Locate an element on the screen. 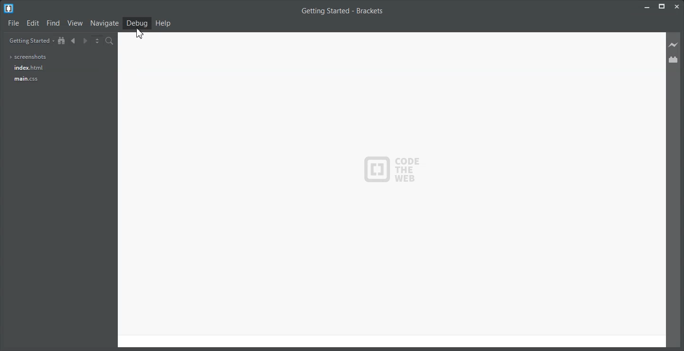  Debug is located at coordinates (137, 24).